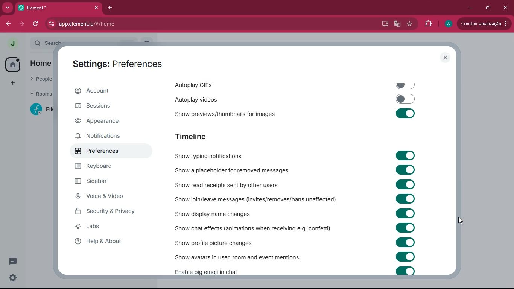 This screenshot has height=289, width=514. Describe the element at coordinates (292, 100) in the screenshot. I see `autoplay videos` at that location.